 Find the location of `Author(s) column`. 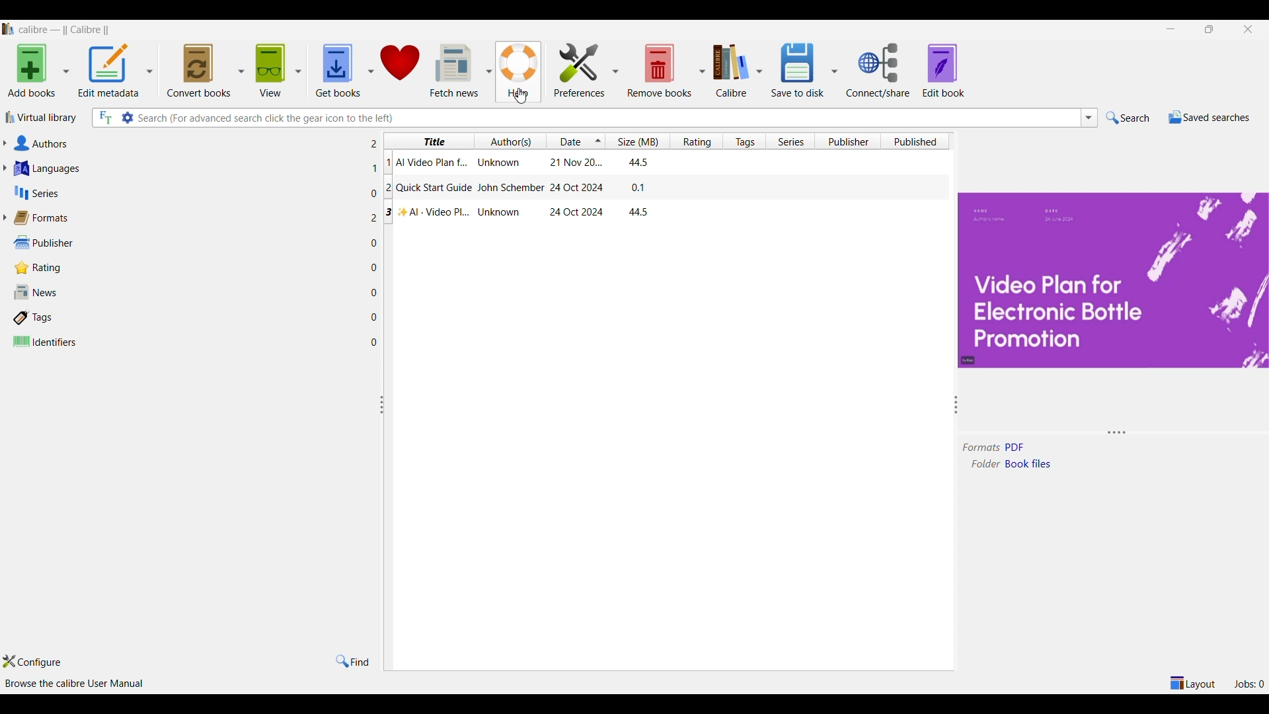

Author(s) column is located at coordinates (511, 141).